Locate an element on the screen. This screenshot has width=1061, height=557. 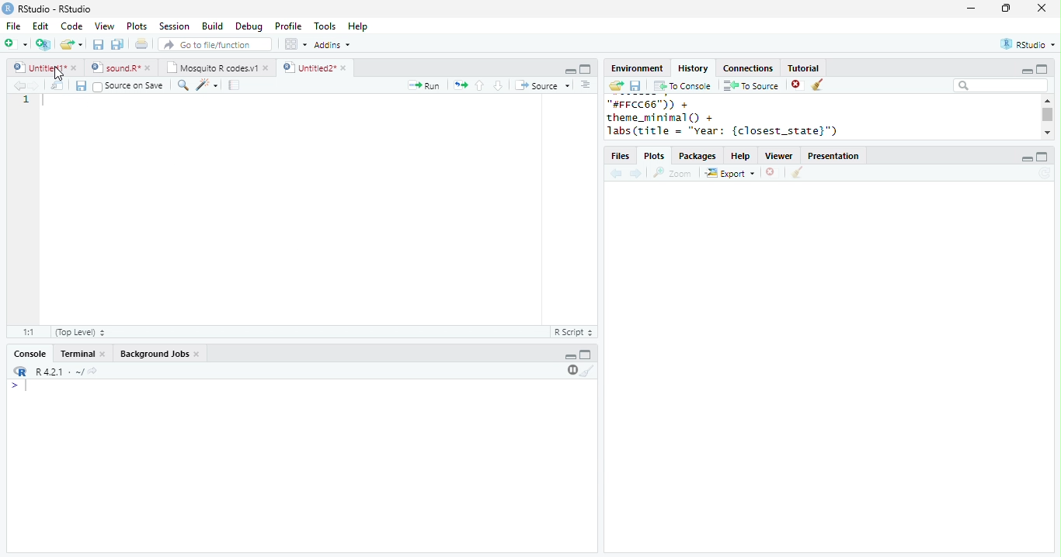
close is located at coordinates (104, 355).